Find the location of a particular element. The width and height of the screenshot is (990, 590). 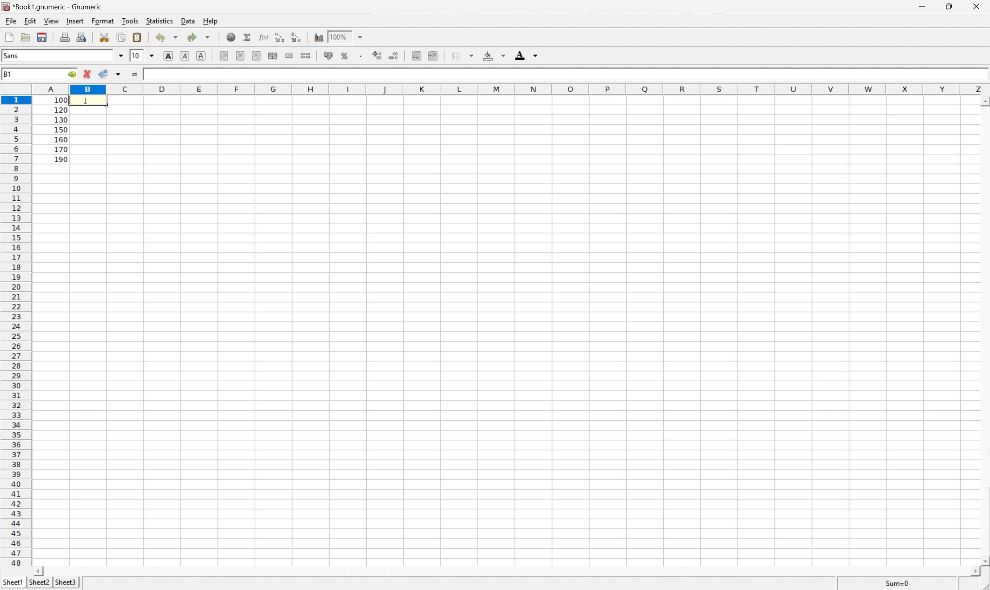

Scroll Up is located at coordinates (984, 101).